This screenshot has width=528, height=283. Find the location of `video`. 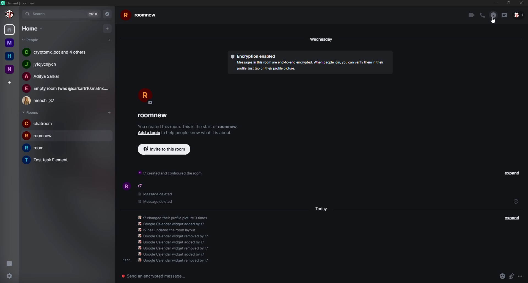

video is located at coordinates (470, 15).